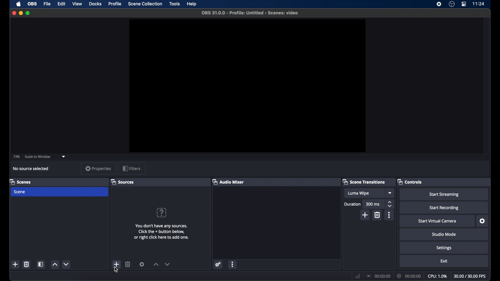 This screenshot has width=500, height=281. I want to click on cpu, so click(437, 276).